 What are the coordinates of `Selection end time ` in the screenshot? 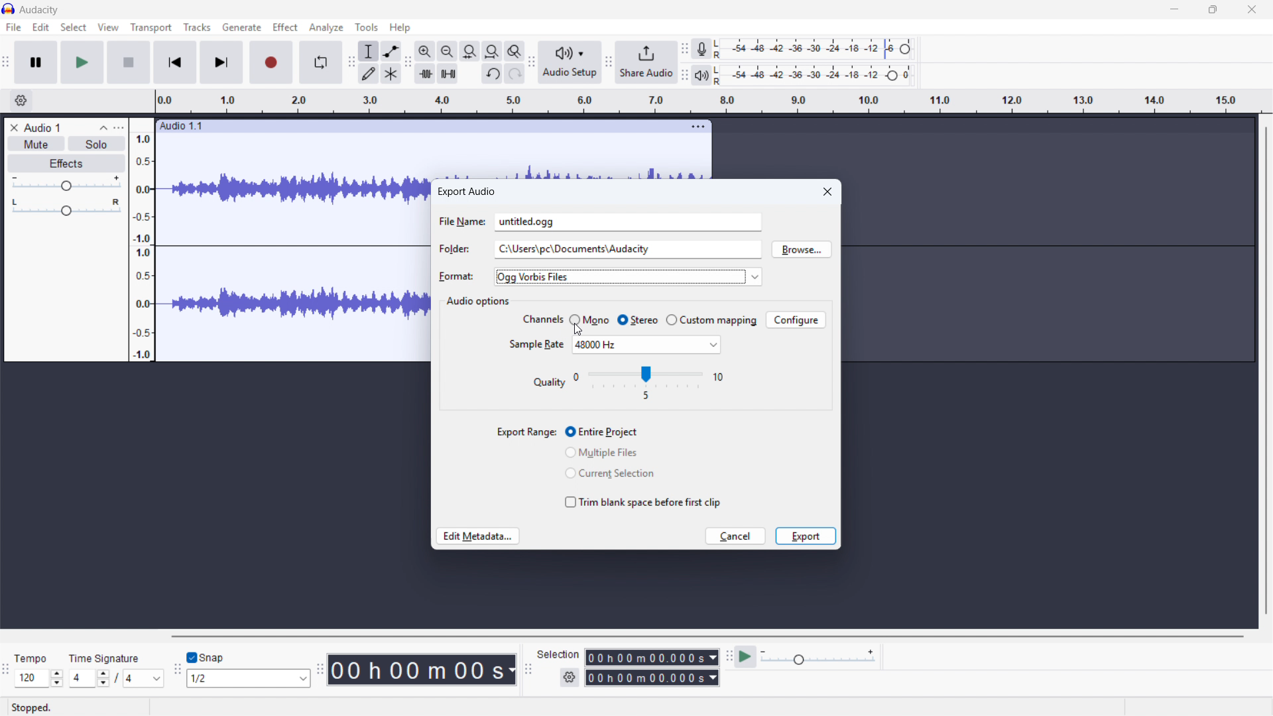 It's located at (652, 678).